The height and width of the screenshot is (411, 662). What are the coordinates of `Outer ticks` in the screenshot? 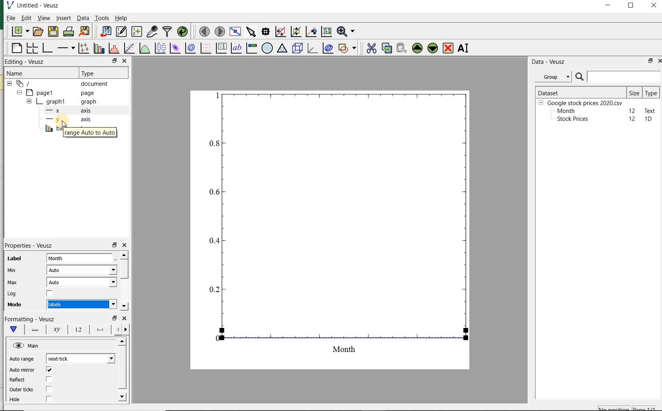 It's located at (21, 390).